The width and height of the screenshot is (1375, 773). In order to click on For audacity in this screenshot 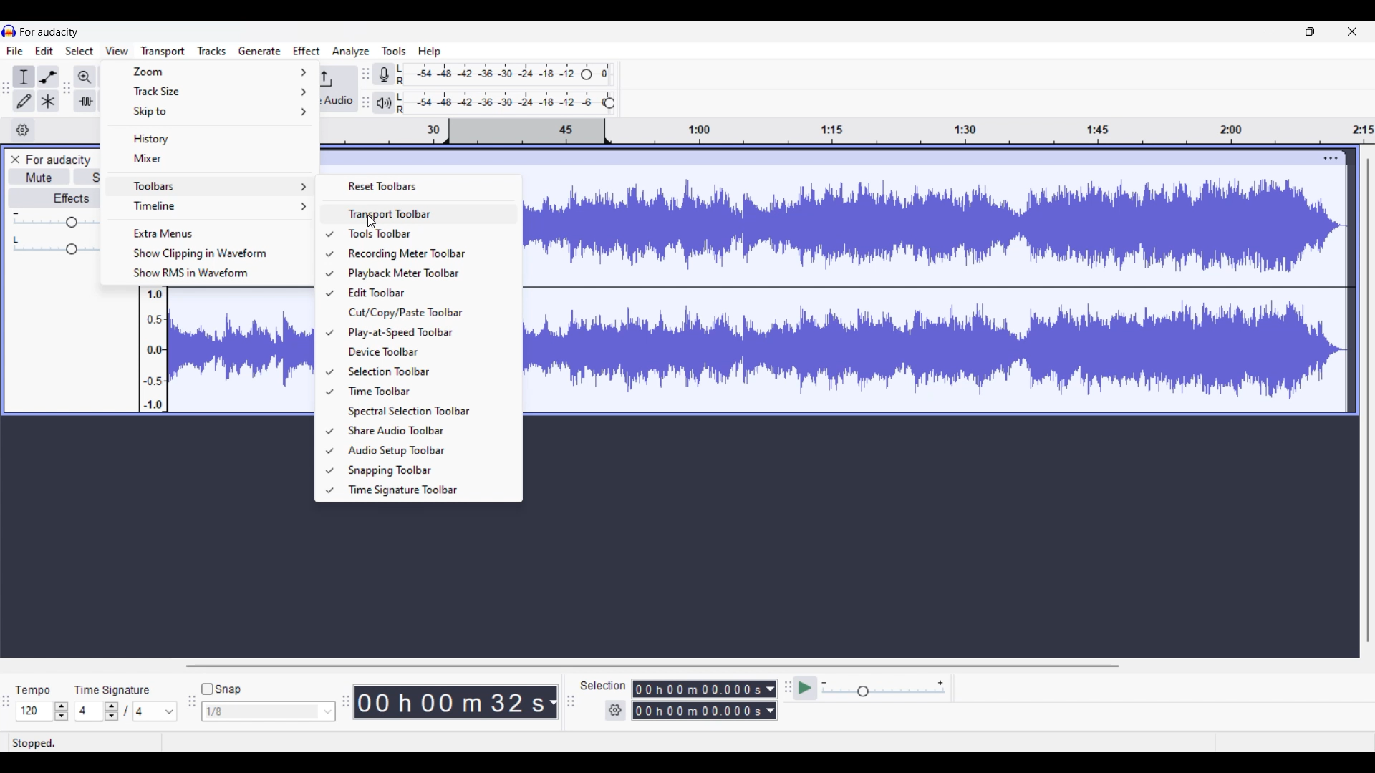, I will do `click(49, 32)`.